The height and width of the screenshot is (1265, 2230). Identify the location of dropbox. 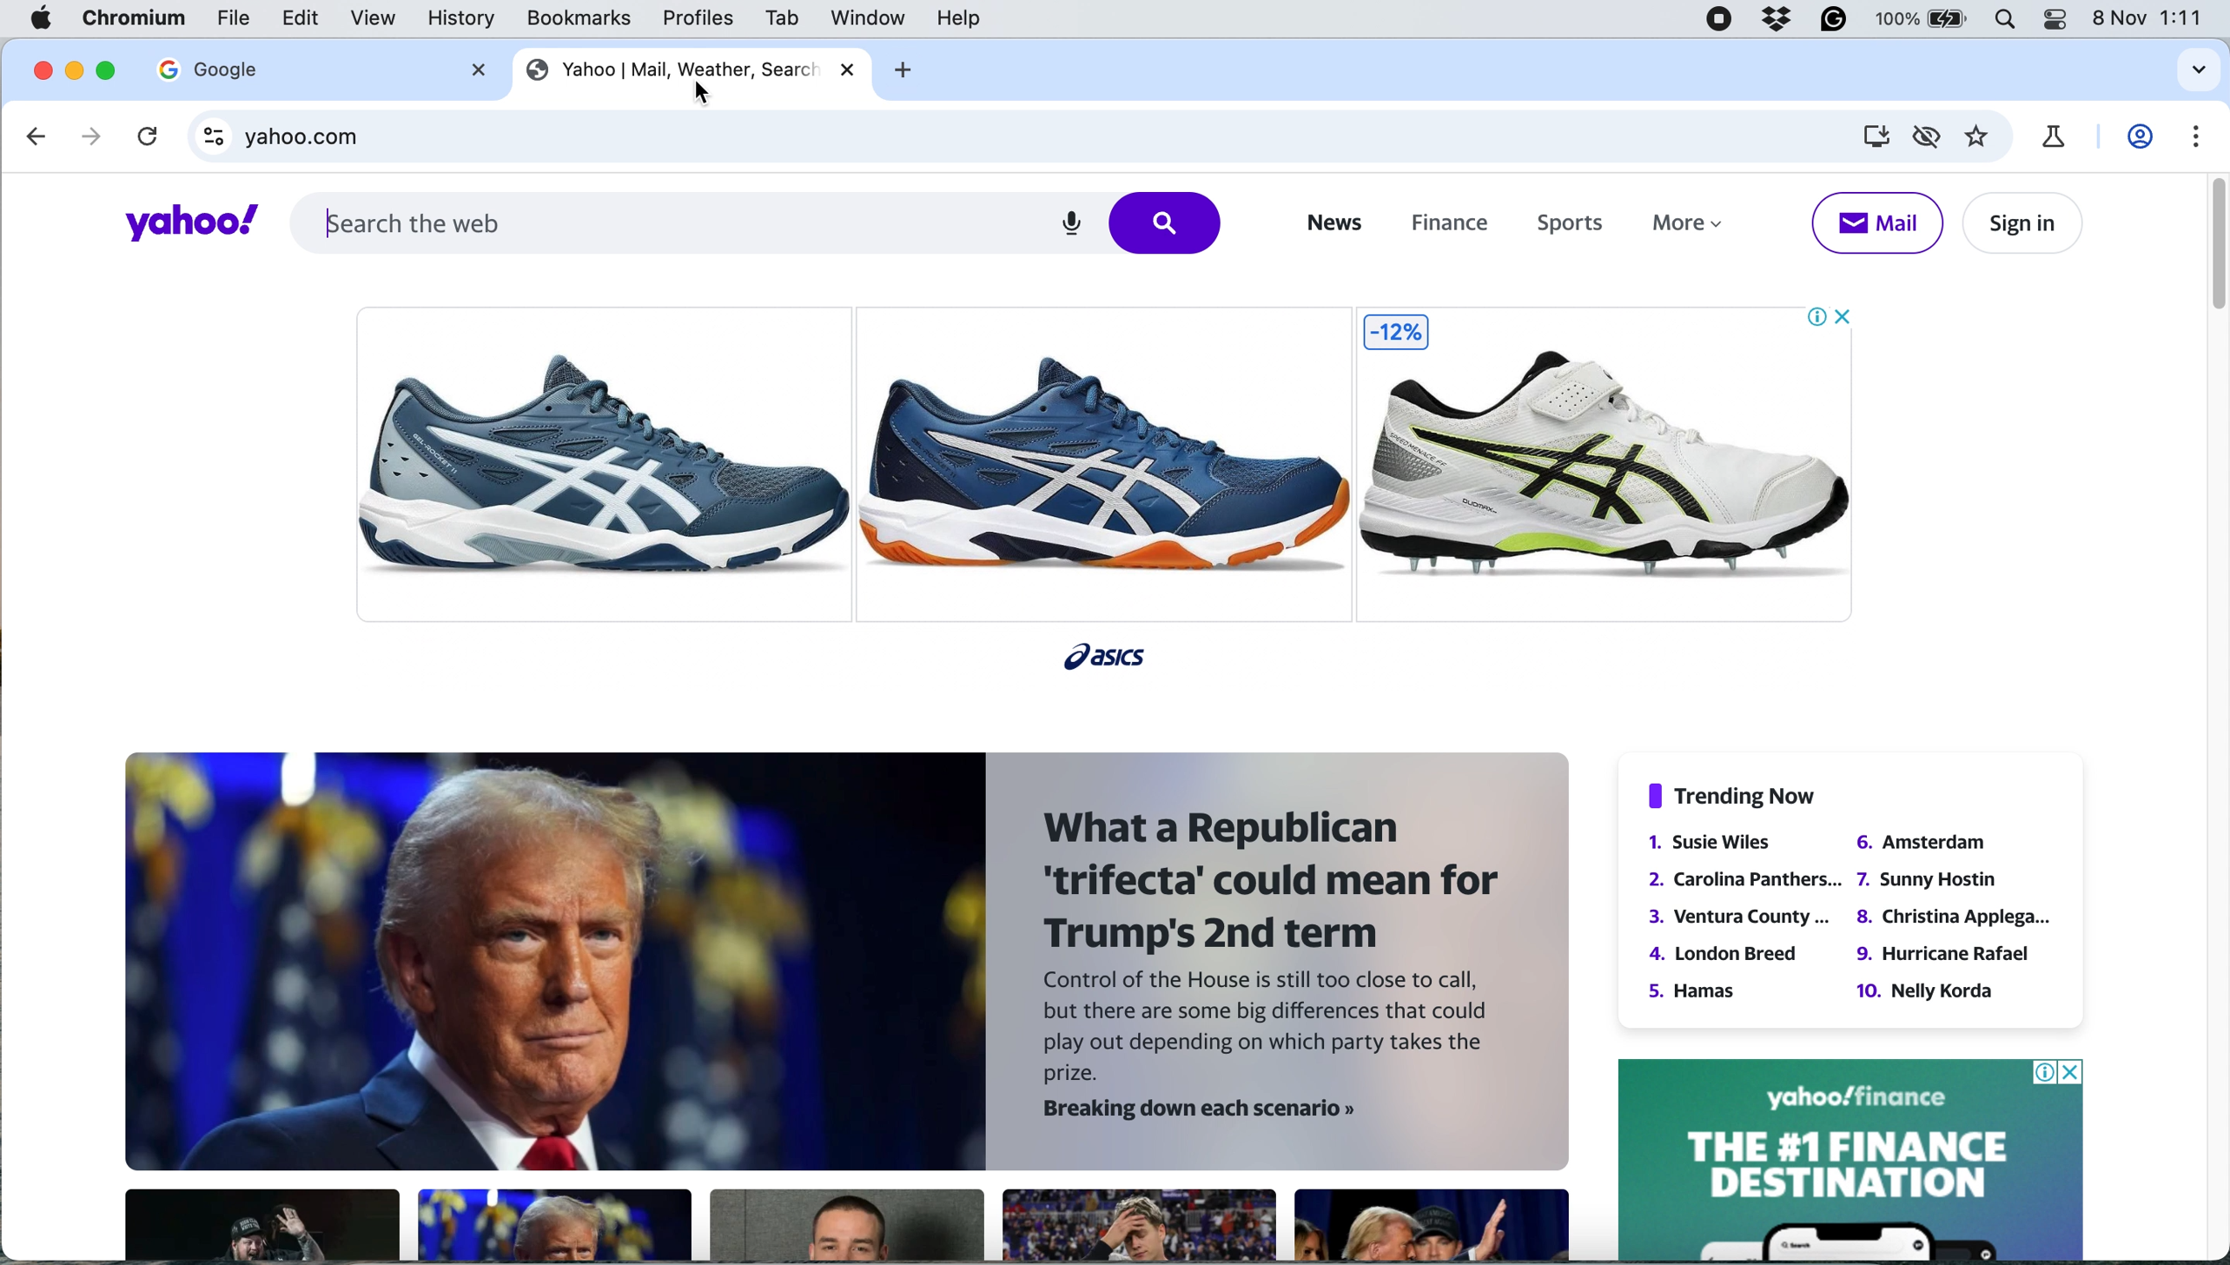
(1779, 21).